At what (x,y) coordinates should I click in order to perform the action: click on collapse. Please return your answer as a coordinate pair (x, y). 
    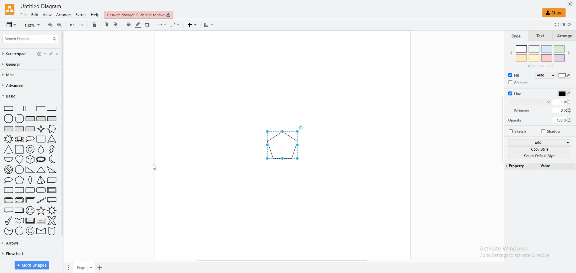
    Looking at the image, I should click on (569, 25).